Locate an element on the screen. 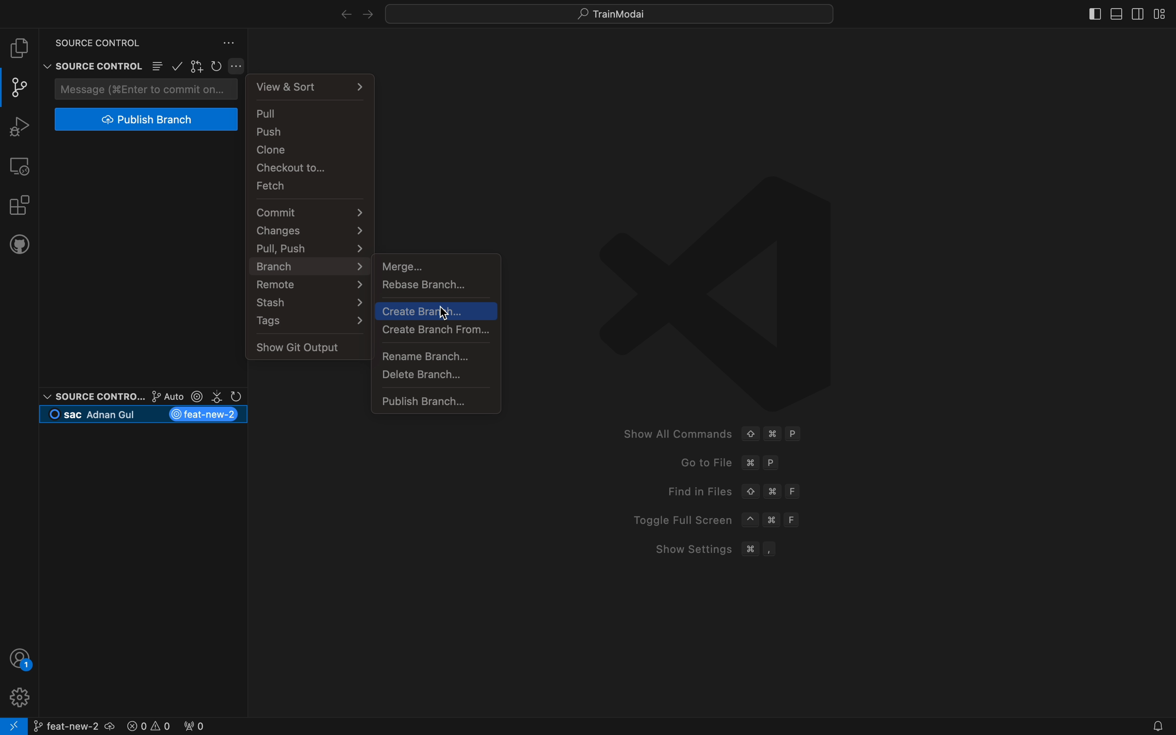  current branch  is located at coordinates (145, 415).